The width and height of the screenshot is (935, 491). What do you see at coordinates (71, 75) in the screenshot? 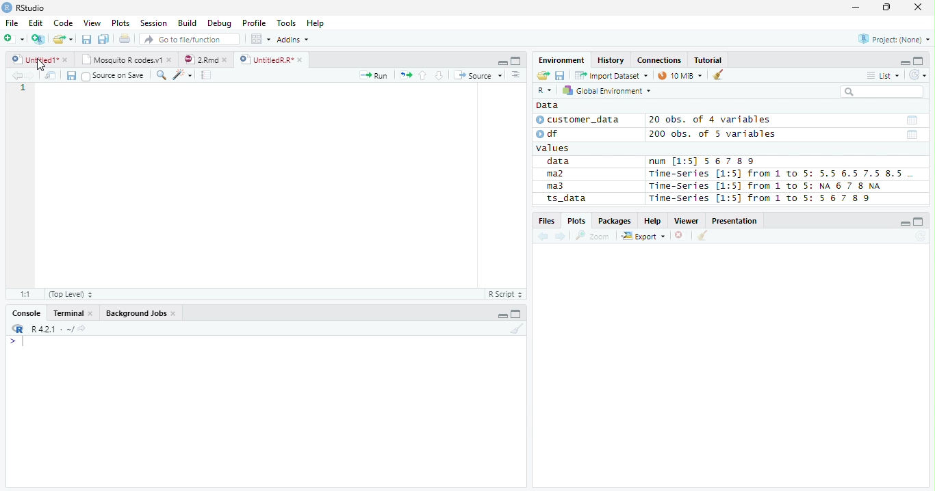
I see `Save` at bounding box center [71, 75].